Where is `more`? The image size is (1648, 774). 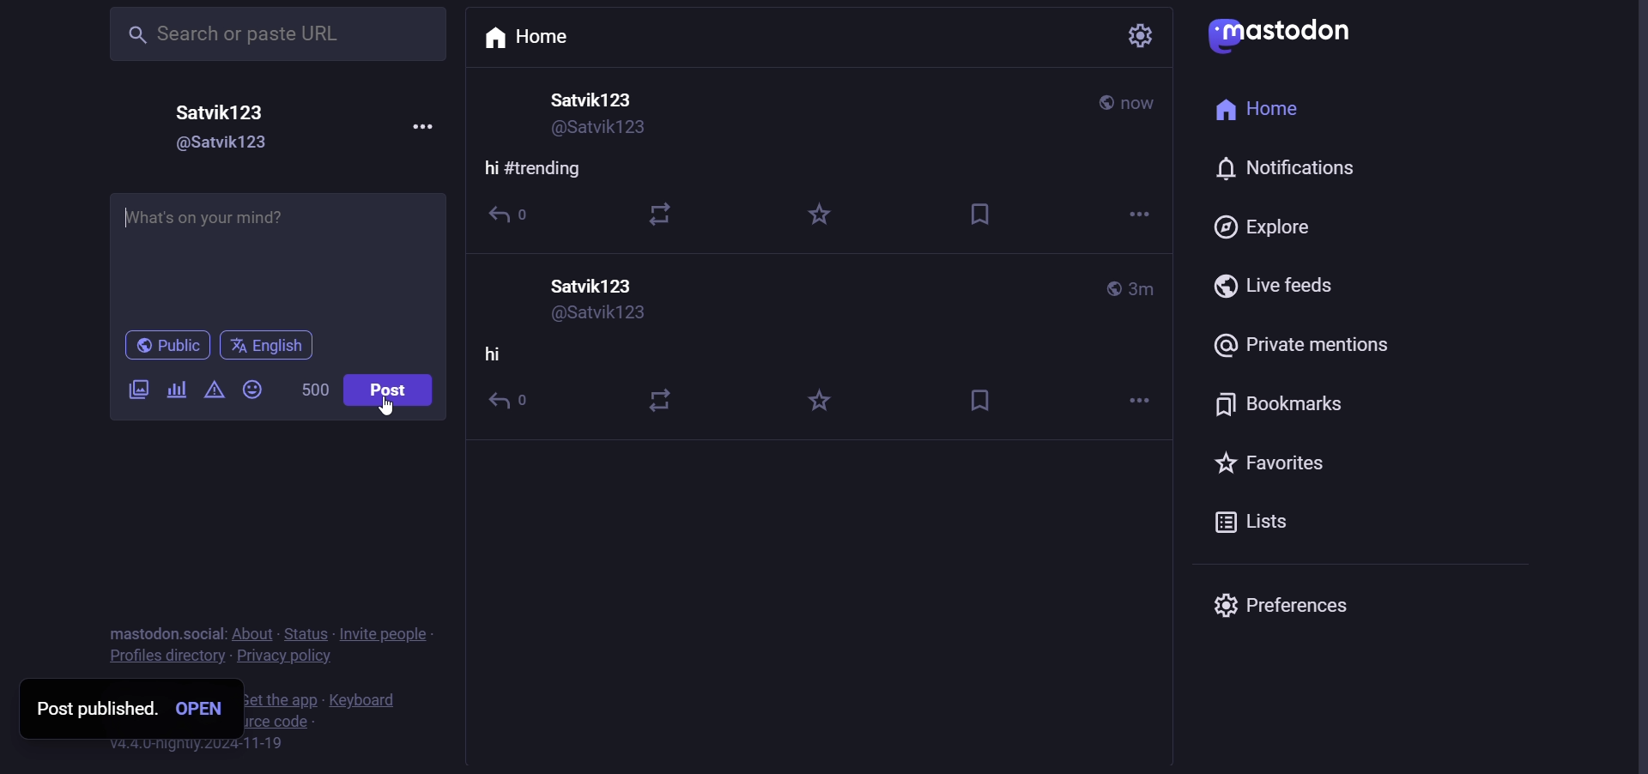 more is located at coordinates (1148, 393).